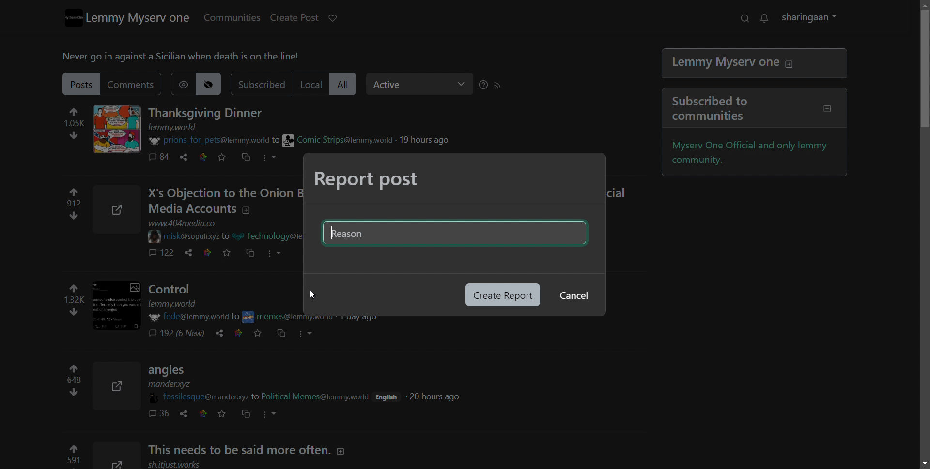 The width and height of the screenshot is (930, 469). Describe the element at coordinates (254, 253) in the screenshot. I see `Cross post` at that location.